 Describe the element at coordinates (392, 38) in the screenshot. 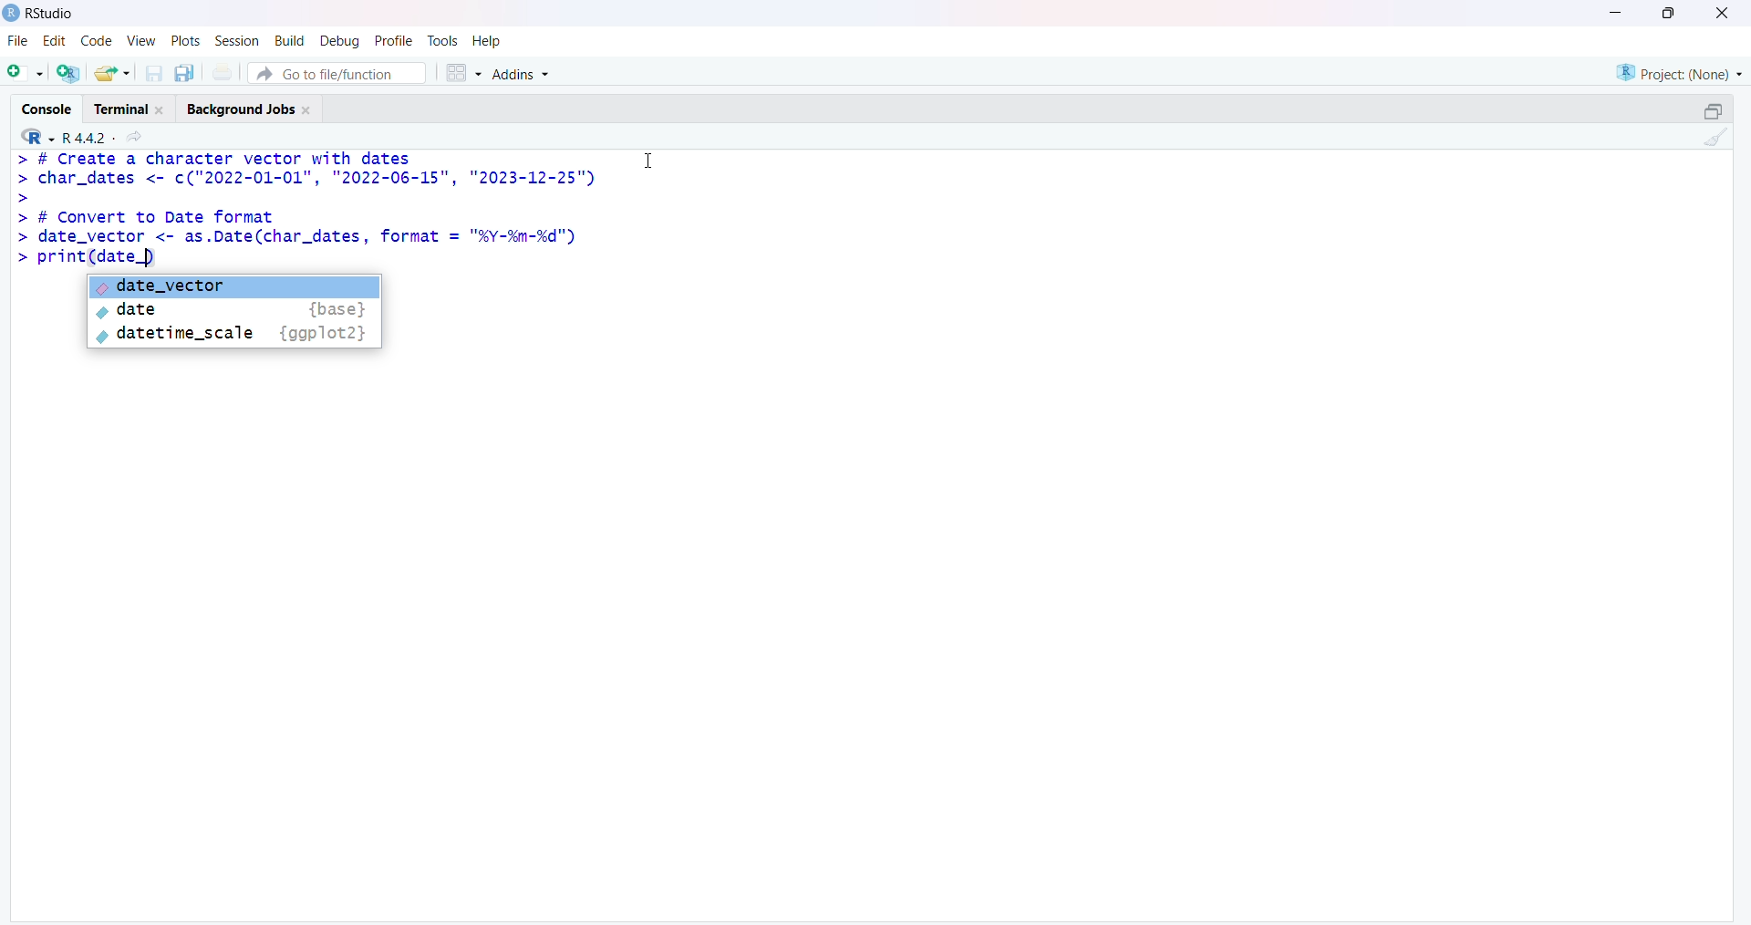

I see `Profile` at that location.